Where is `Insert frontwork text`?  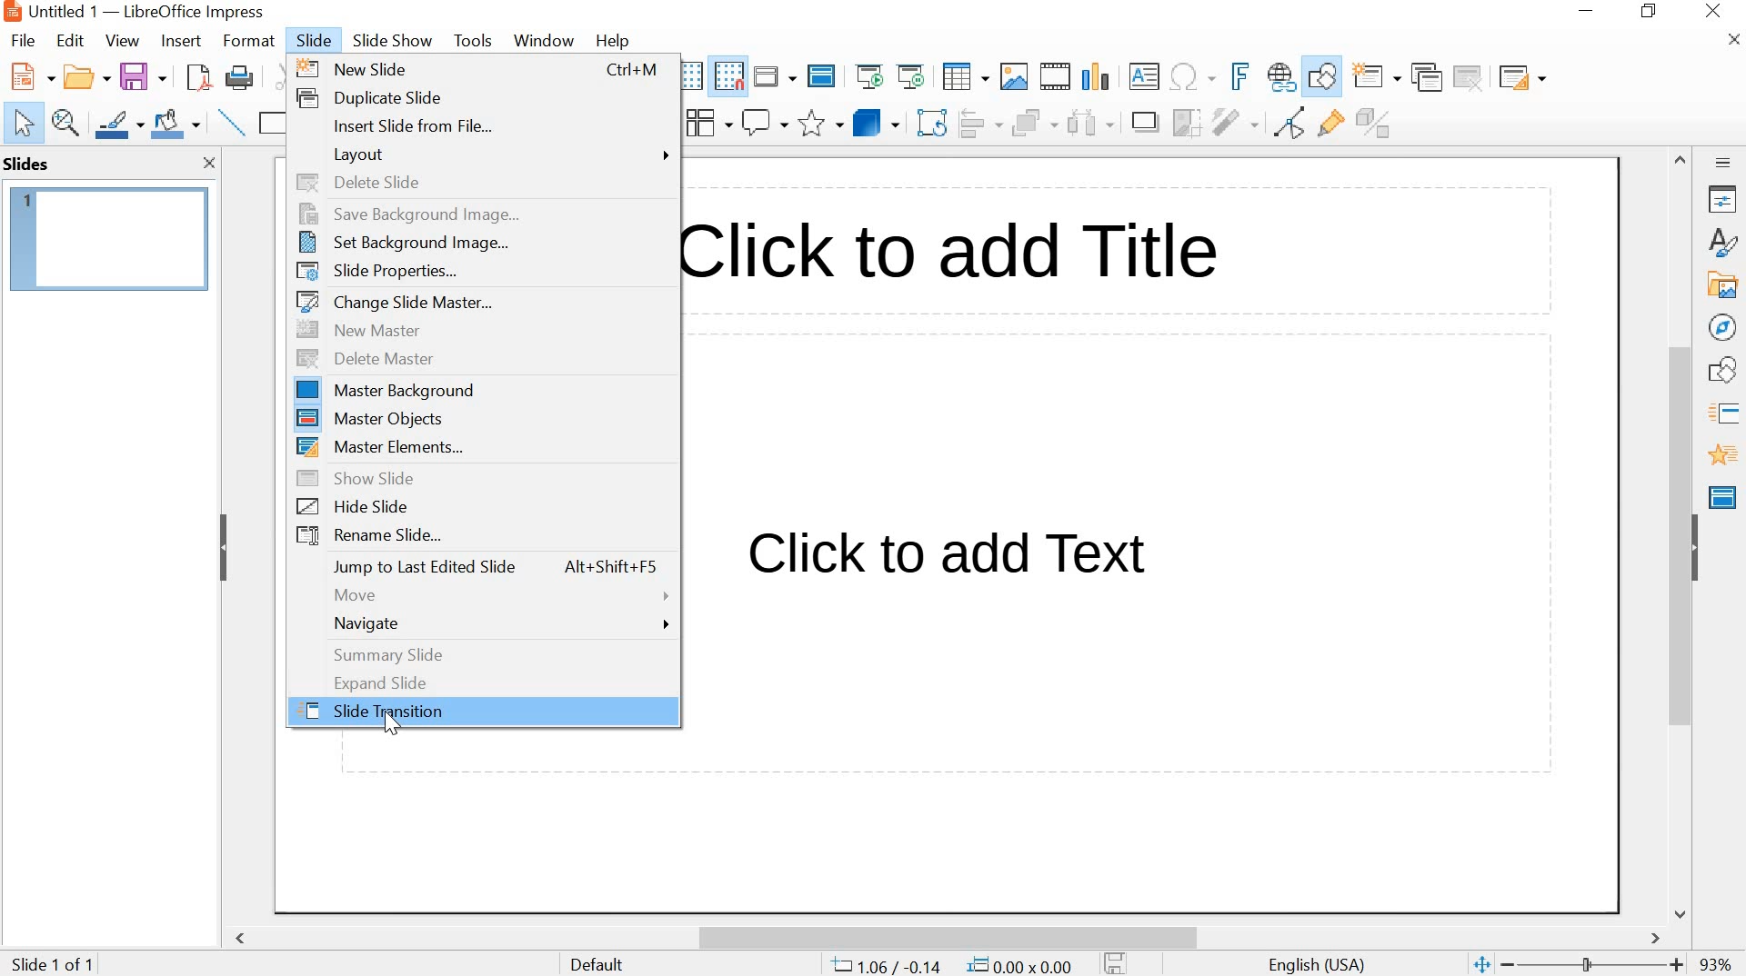 Insert frontwork text is located at coordinates (1234, 76).